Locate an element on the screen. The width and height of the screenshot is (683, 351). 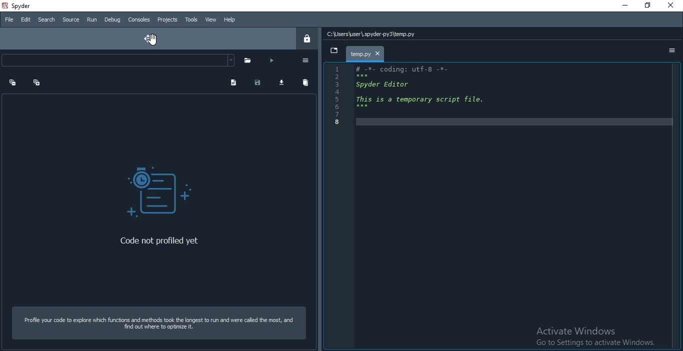
File  is located at coordinates (8, 19).